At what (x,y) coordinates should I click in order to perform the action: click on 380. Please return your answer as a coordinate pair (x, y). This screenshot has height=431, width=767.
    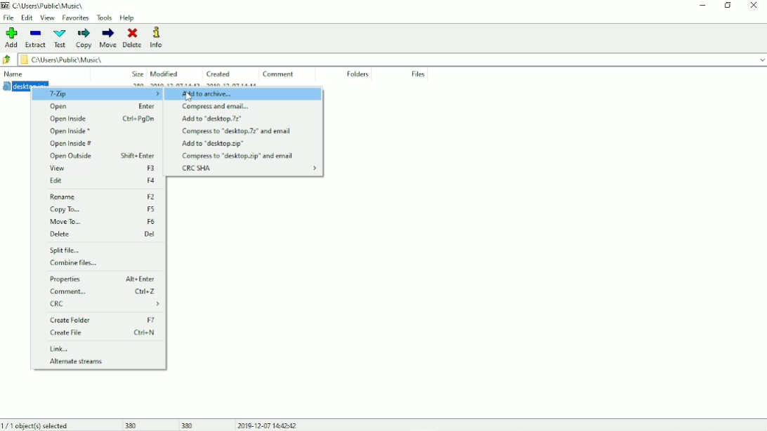
    Looking at the image, I should click on (131, 424).